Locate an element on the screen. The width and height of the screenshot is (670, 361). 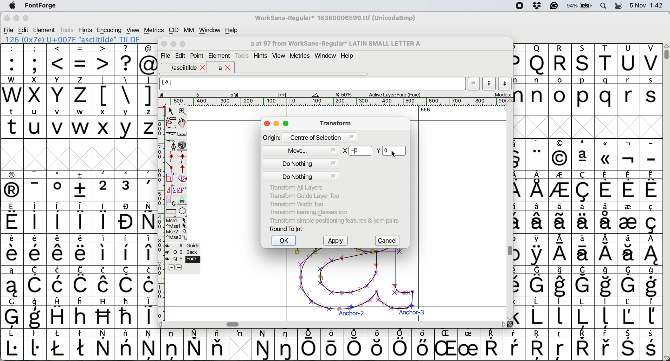
symbol is located at coordinates (35, 344).